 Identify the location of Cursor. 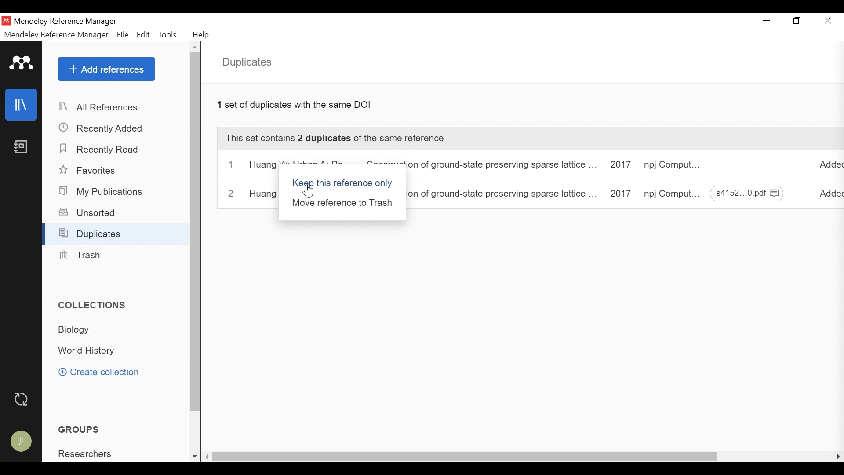
(310, 191).